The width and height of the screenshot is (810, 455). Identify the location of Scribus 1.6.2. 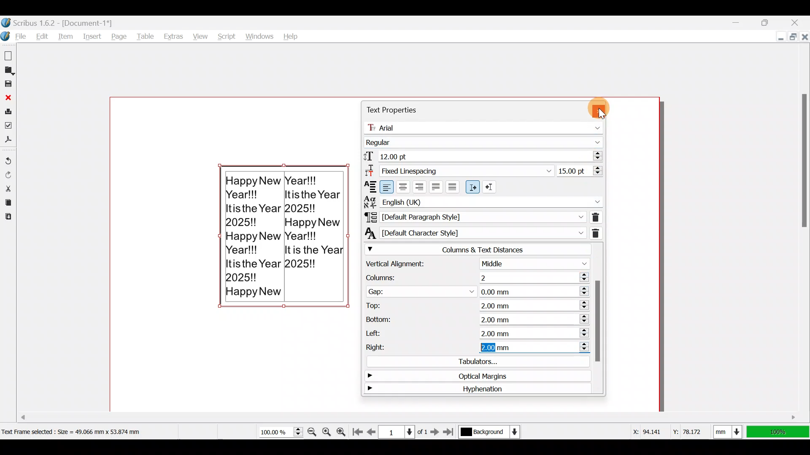
(59, 22).